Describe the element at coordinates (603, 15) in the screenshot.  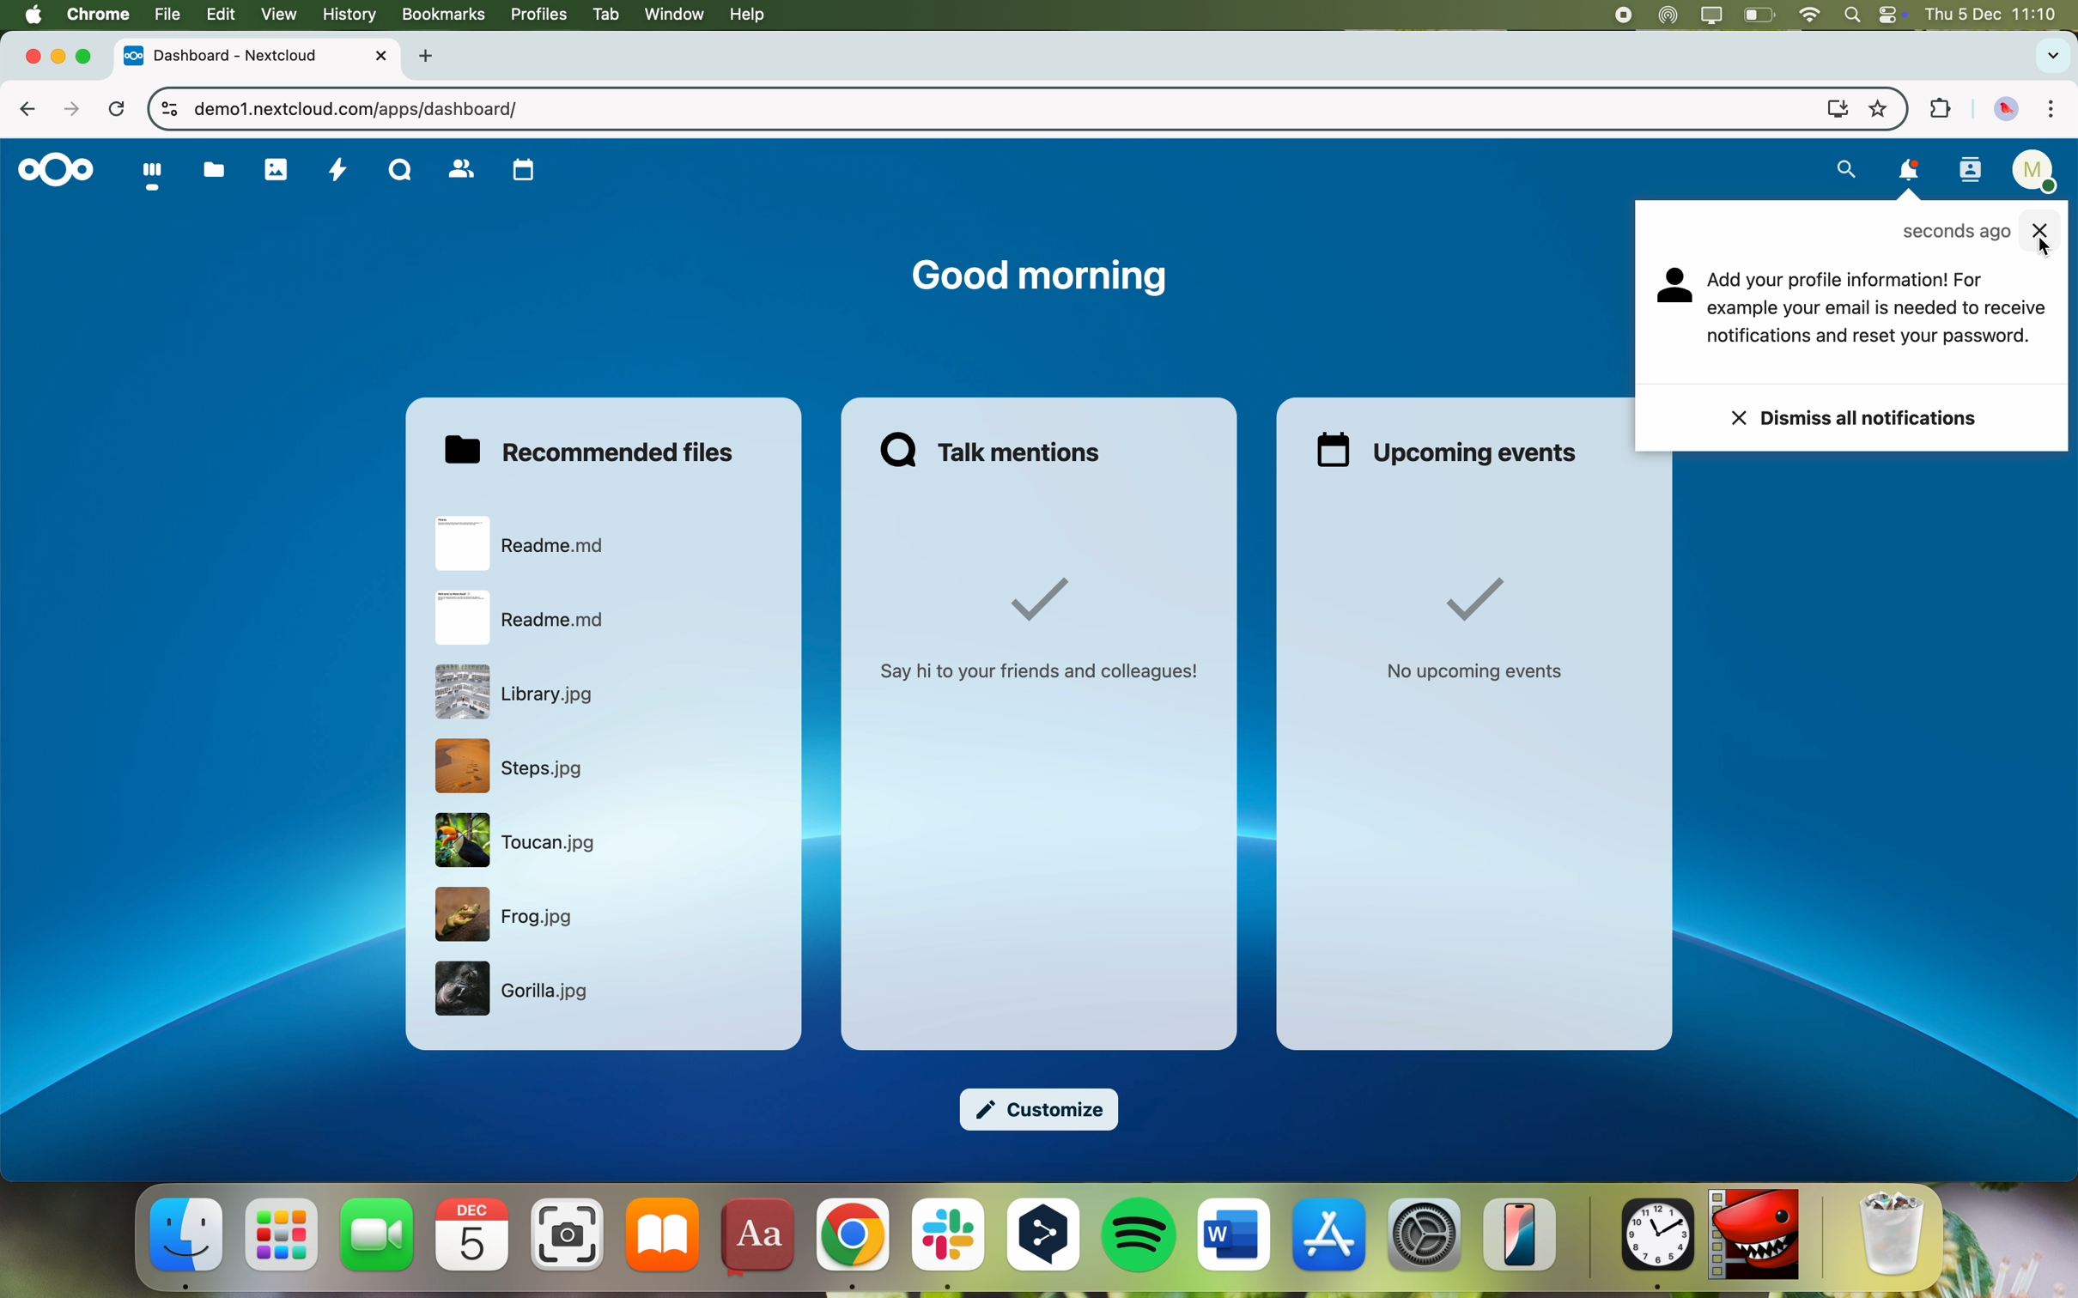
I see `tab` at that location.